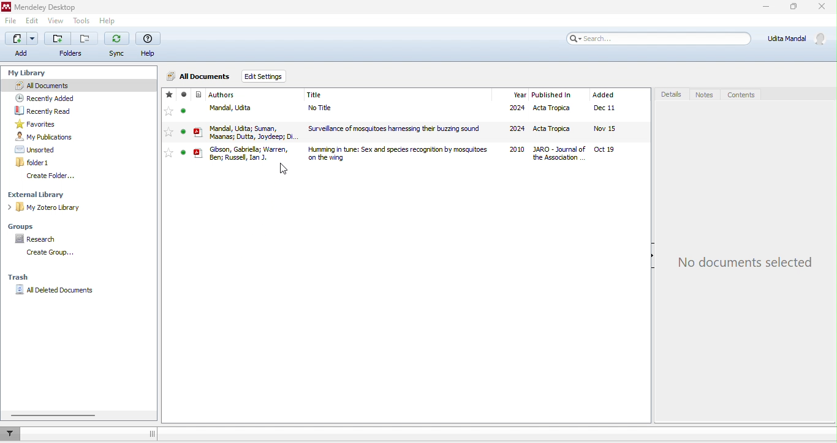 The height and width of the screenshot is (443, 837). I want to click on favourites, so click(168, 126).